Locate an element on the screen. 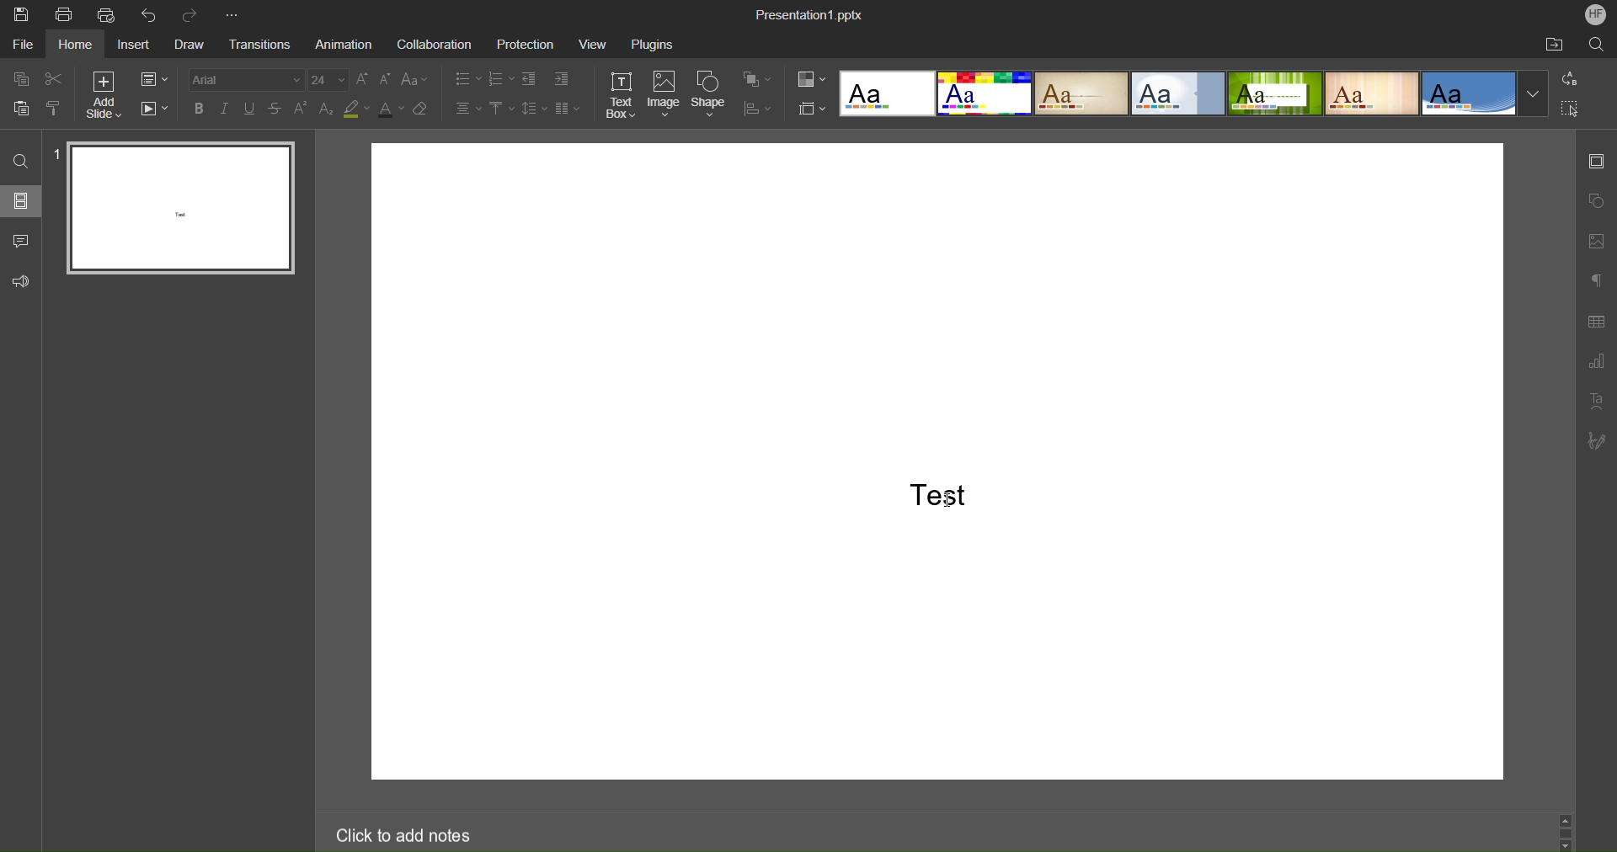 Image resolution: width=1617 pixels, height=852 pixels. Align is located at coordinates (757, 109).